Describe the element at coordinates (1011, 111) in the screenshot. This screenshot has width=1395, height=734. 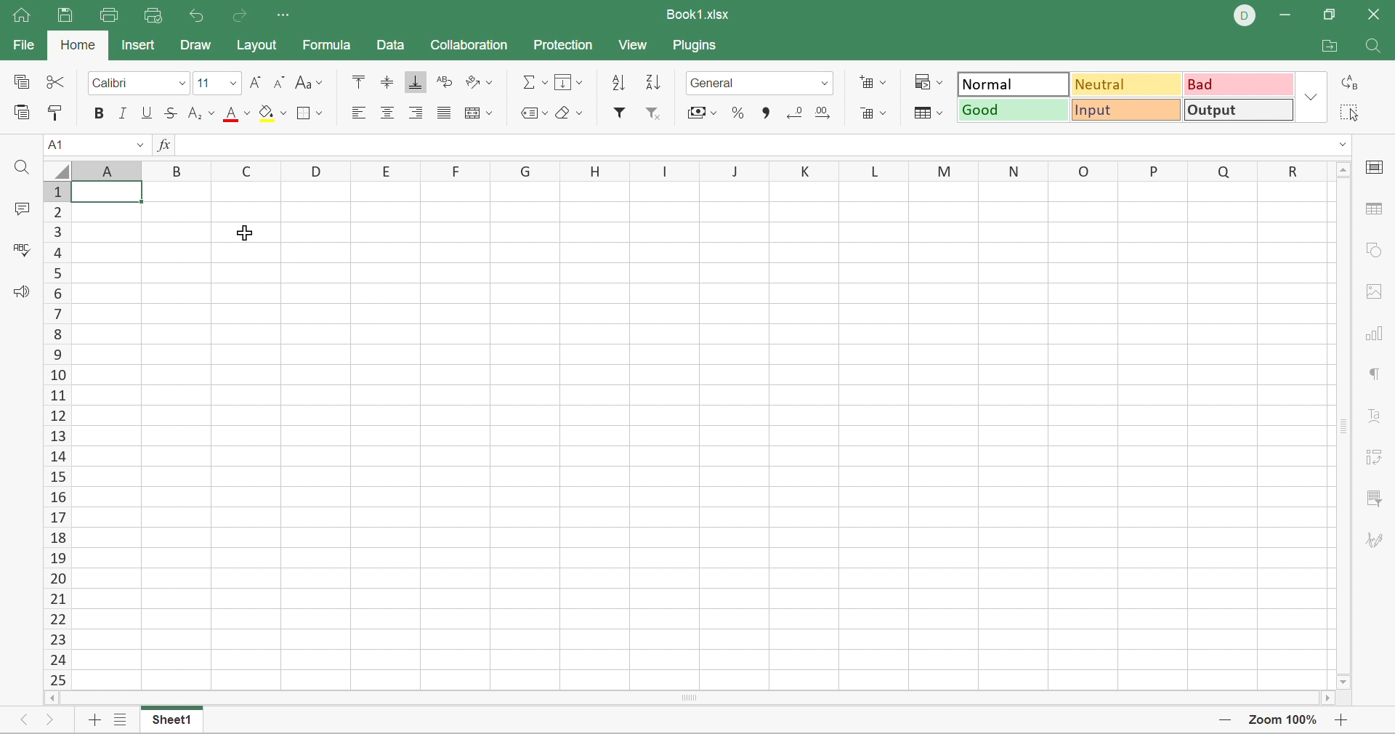
I see `Good` at that location.